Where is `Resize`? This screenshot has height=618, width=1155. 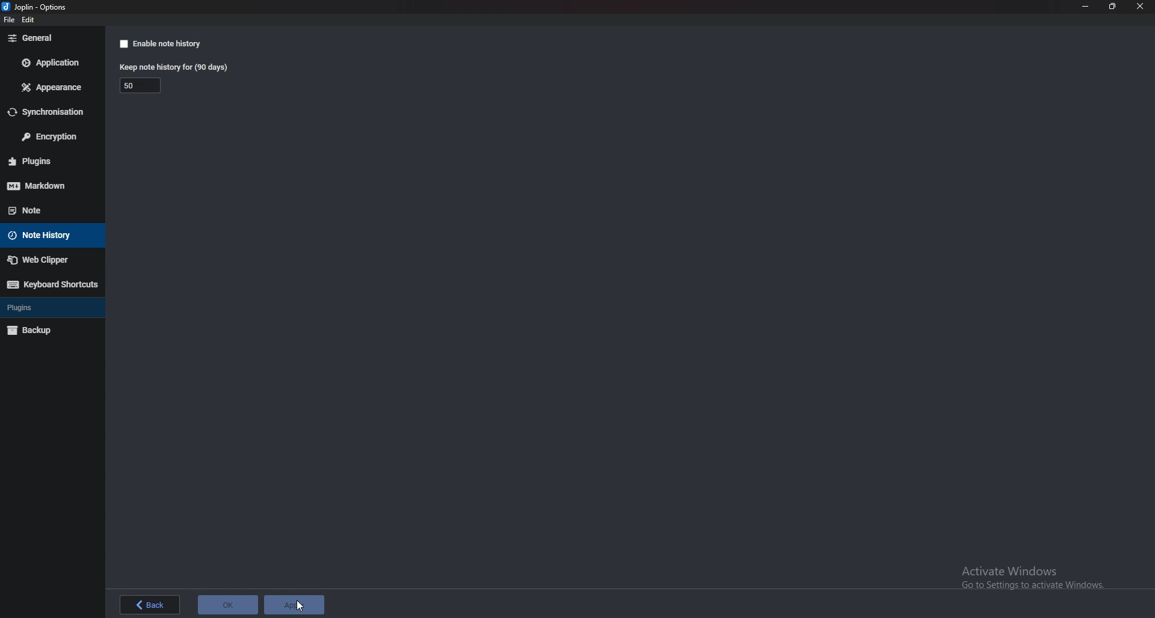 Resize is located at coordinates (1113, 7).